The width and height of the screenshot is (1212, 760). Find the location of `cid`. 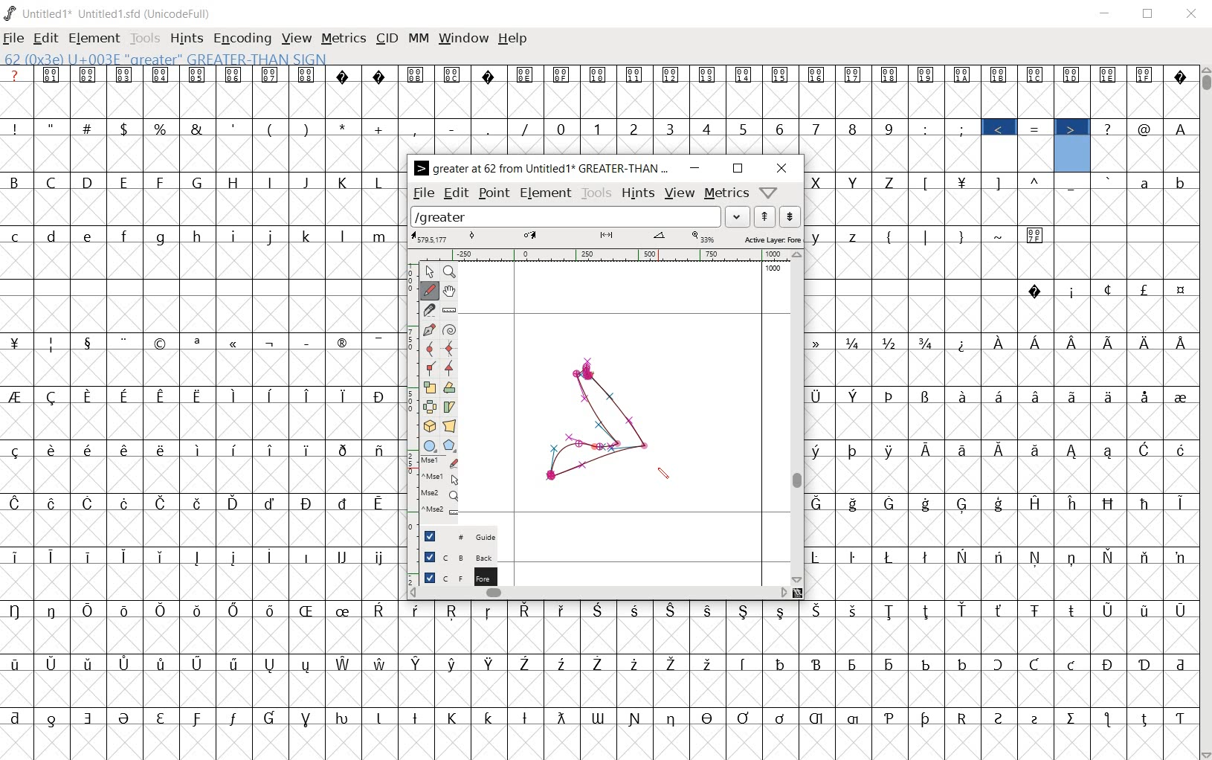

cid is located at coordinates (386, 37).